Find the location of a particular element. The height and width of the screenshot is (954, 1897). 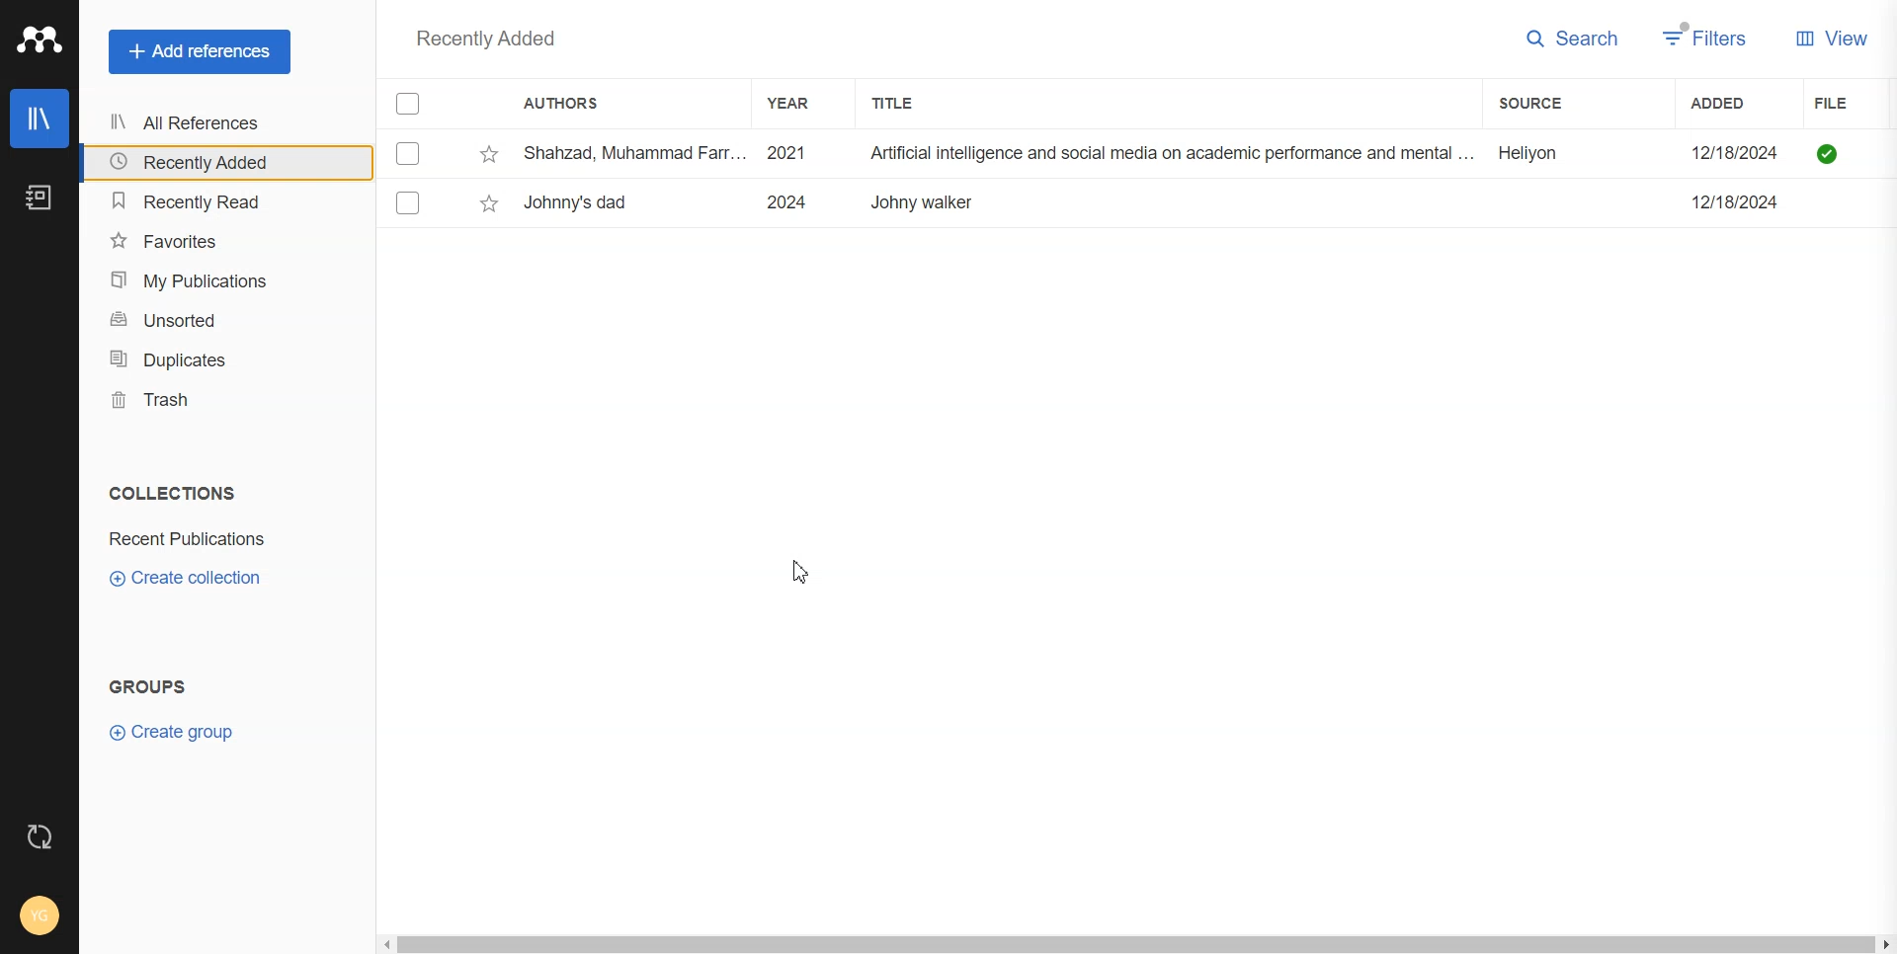

Ezquerro, L.; Coimbra, R.; ... 2023 Large dinosaur egg accumulations and their significance for understanding ne... Geoscience Frontiers ~~ 12/18/2024 is located at coordinates (1158, 202).